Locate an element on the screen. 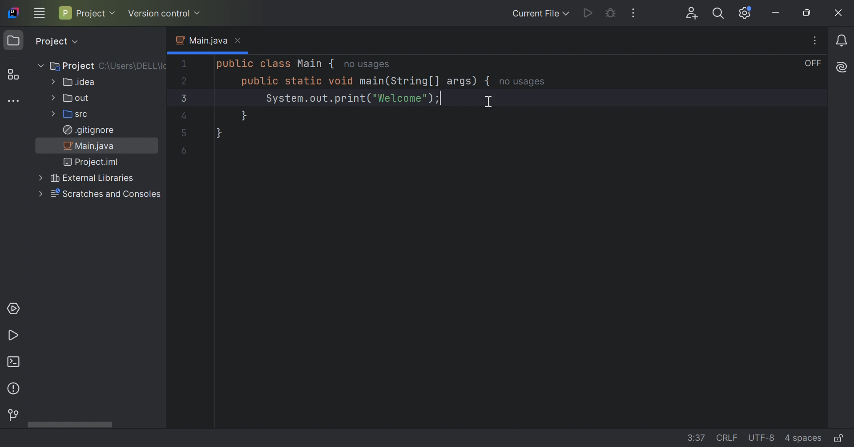  6 is located at coordinates (184, 151).